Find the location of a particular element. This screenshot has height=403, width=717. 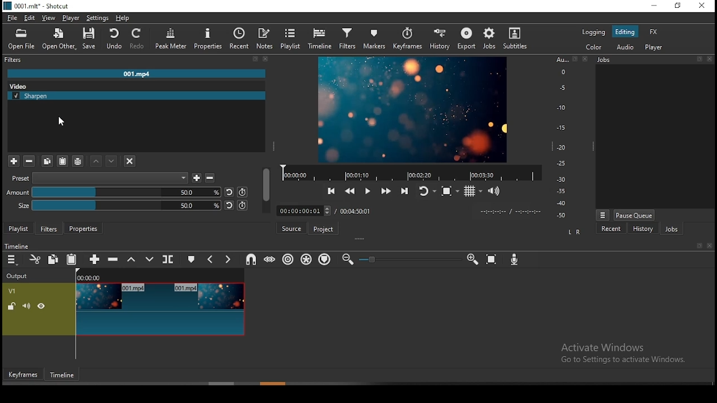

create/edit marker is located at coordinates (193, 259).